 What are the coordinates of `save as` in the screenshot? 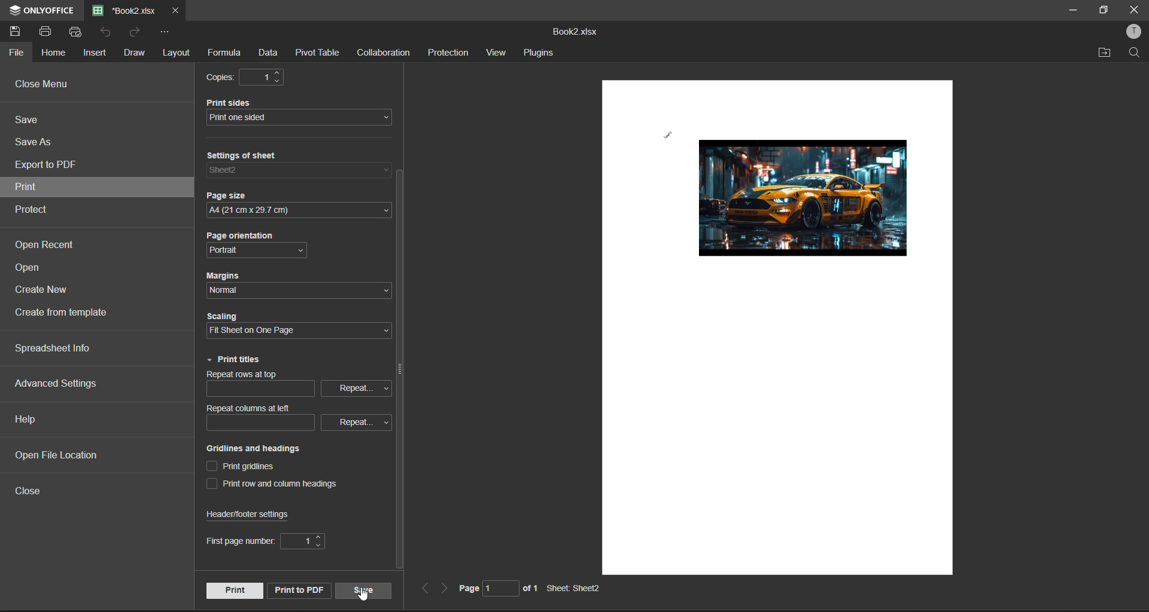 It's located at (36, 143).